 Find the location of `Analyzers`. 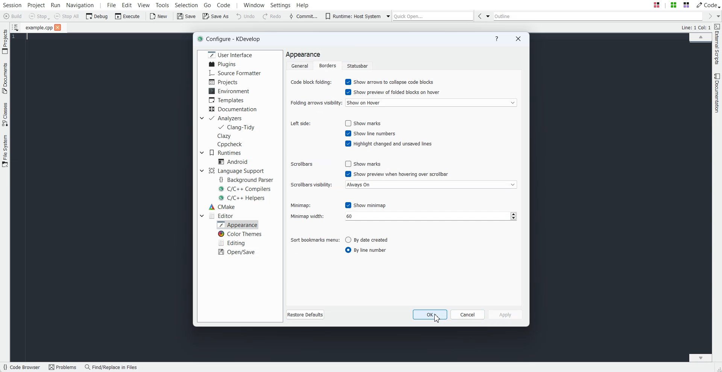

Analyzers is located at coordinates (225, 118).